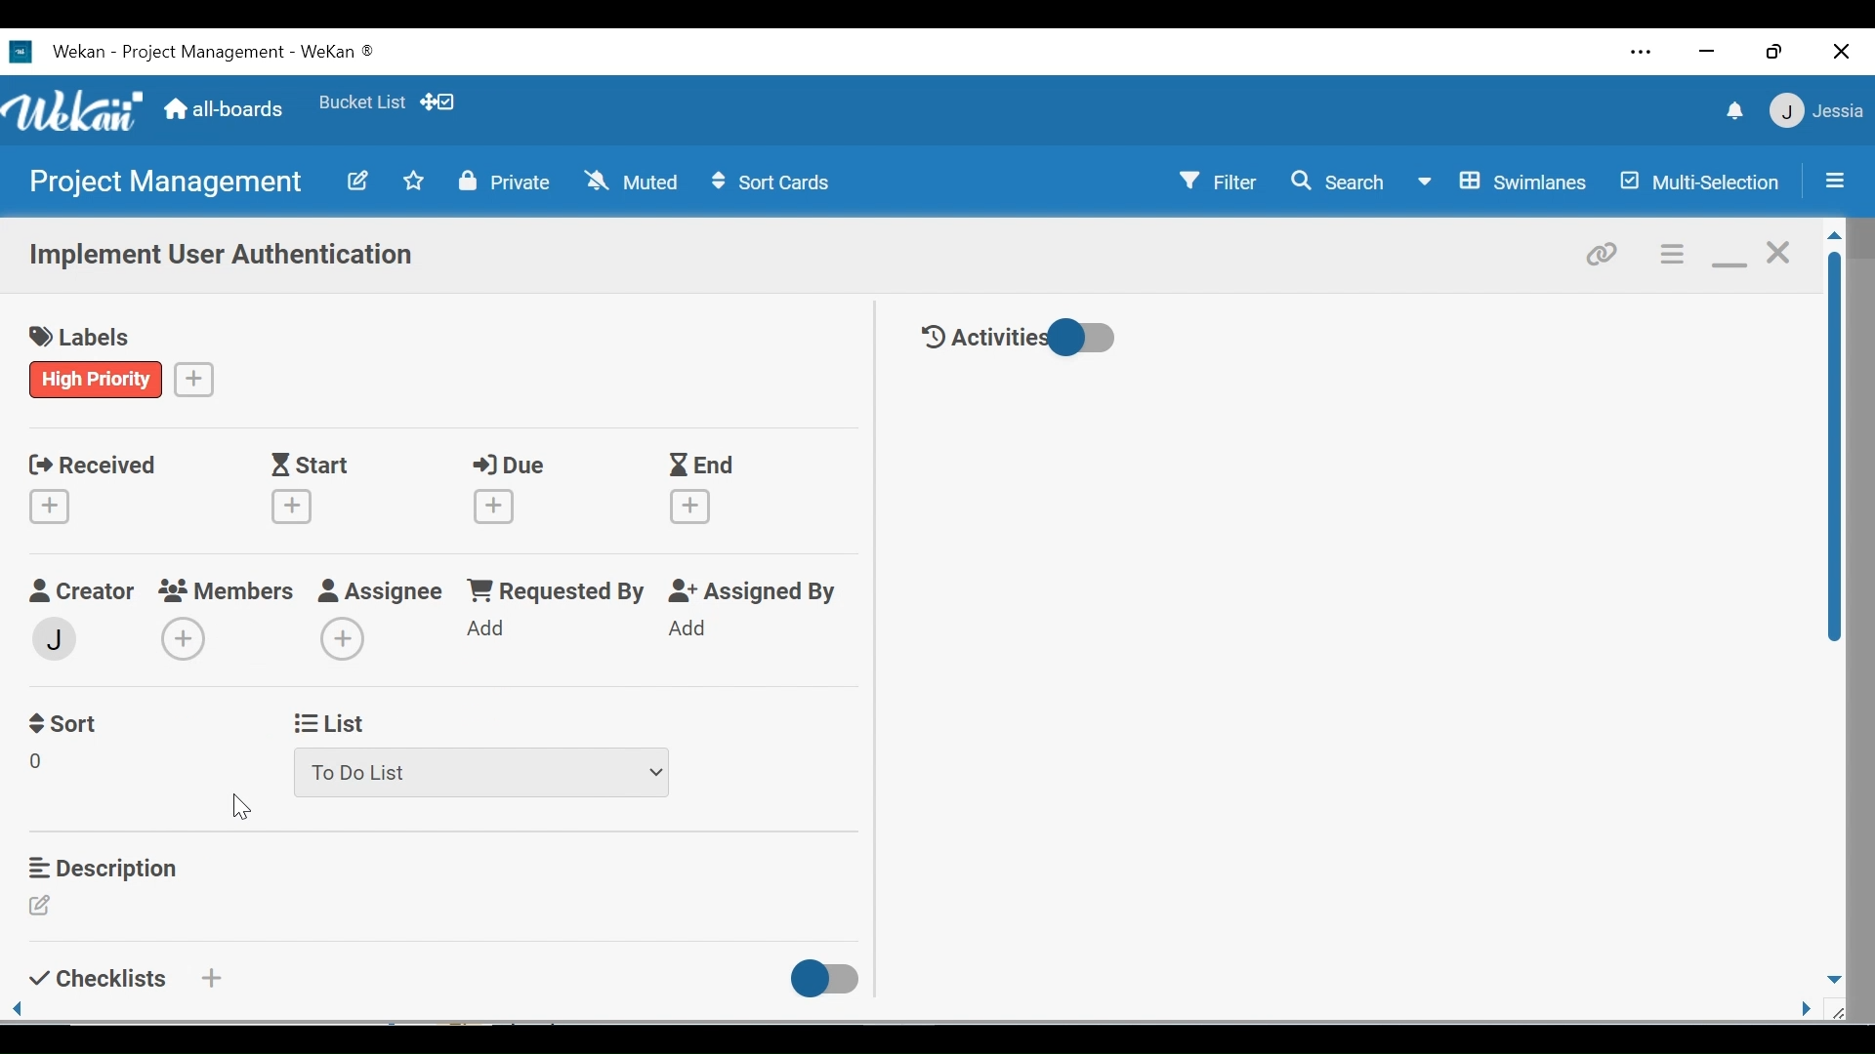 The height and width of the screenshot is (1054, 1875). Describe the element at coordinates (210, 53) in the screenshot. I see `Wekan - Project Management - WeKan ®` at that location.